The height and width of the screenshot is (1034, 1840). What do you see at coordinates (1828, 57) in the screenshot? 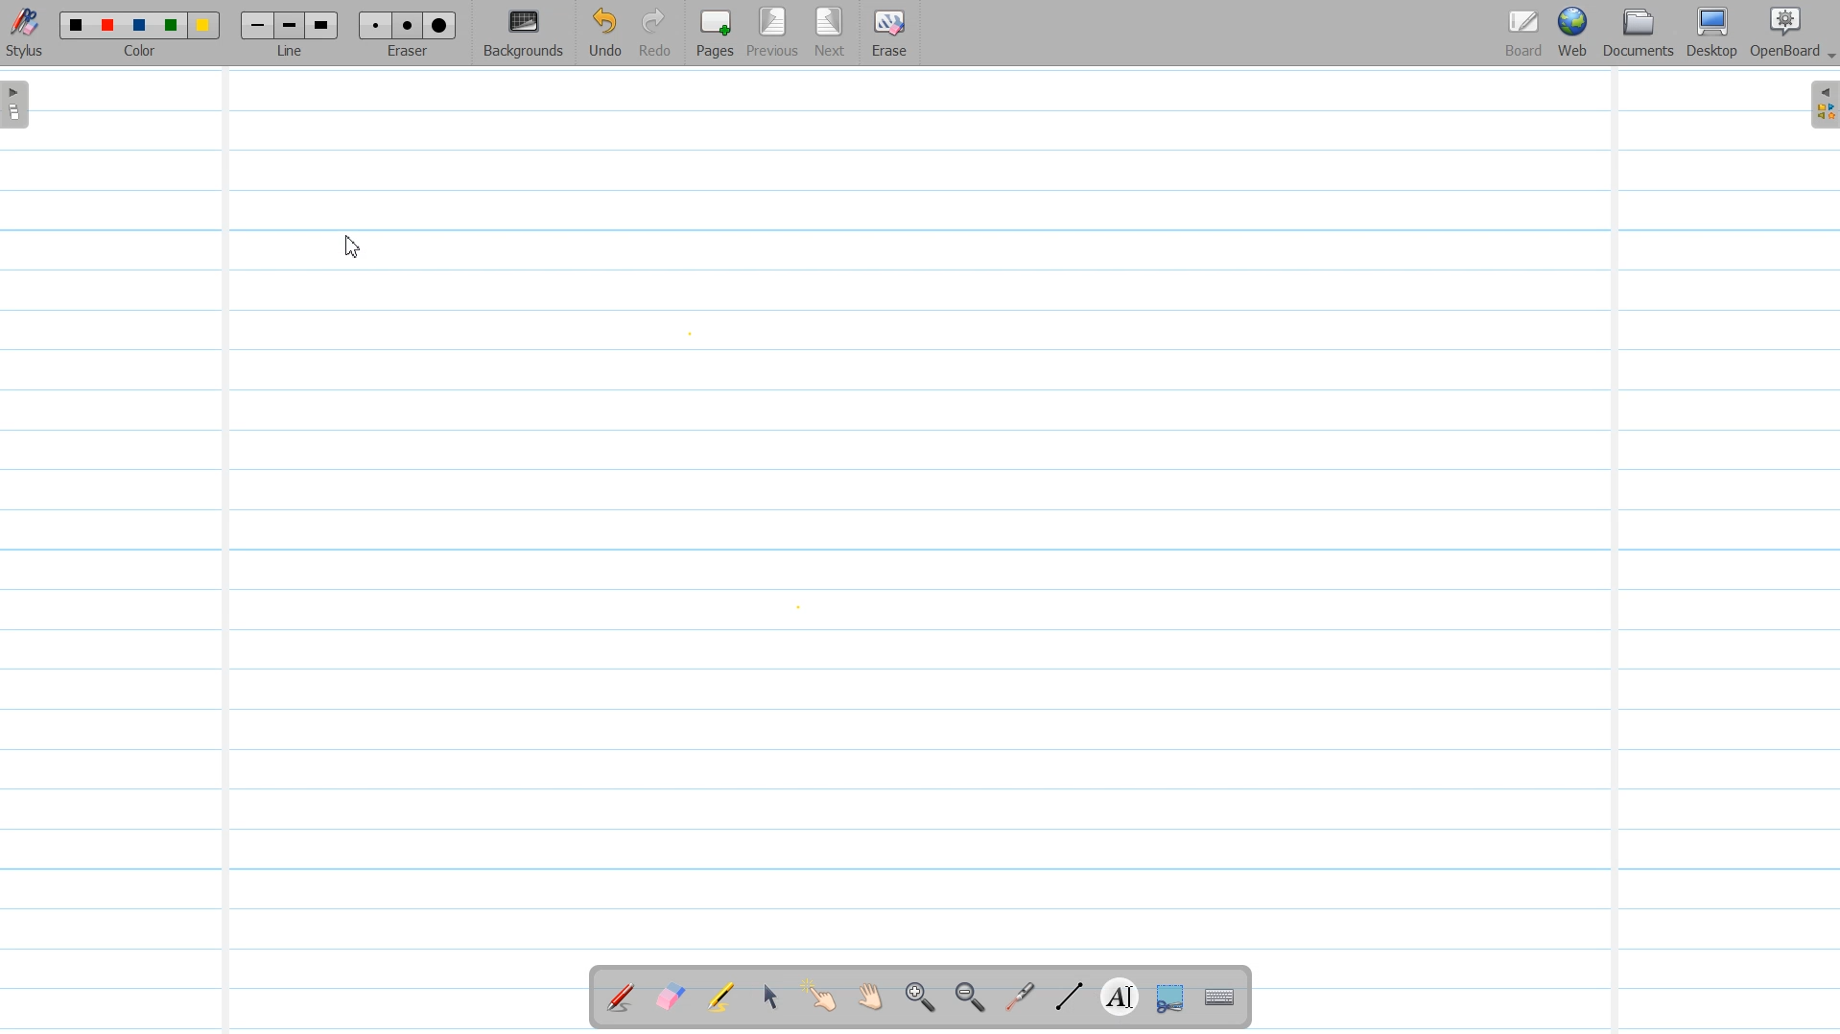
I see `Drop Down Box` at bounding box center [1828, 57].